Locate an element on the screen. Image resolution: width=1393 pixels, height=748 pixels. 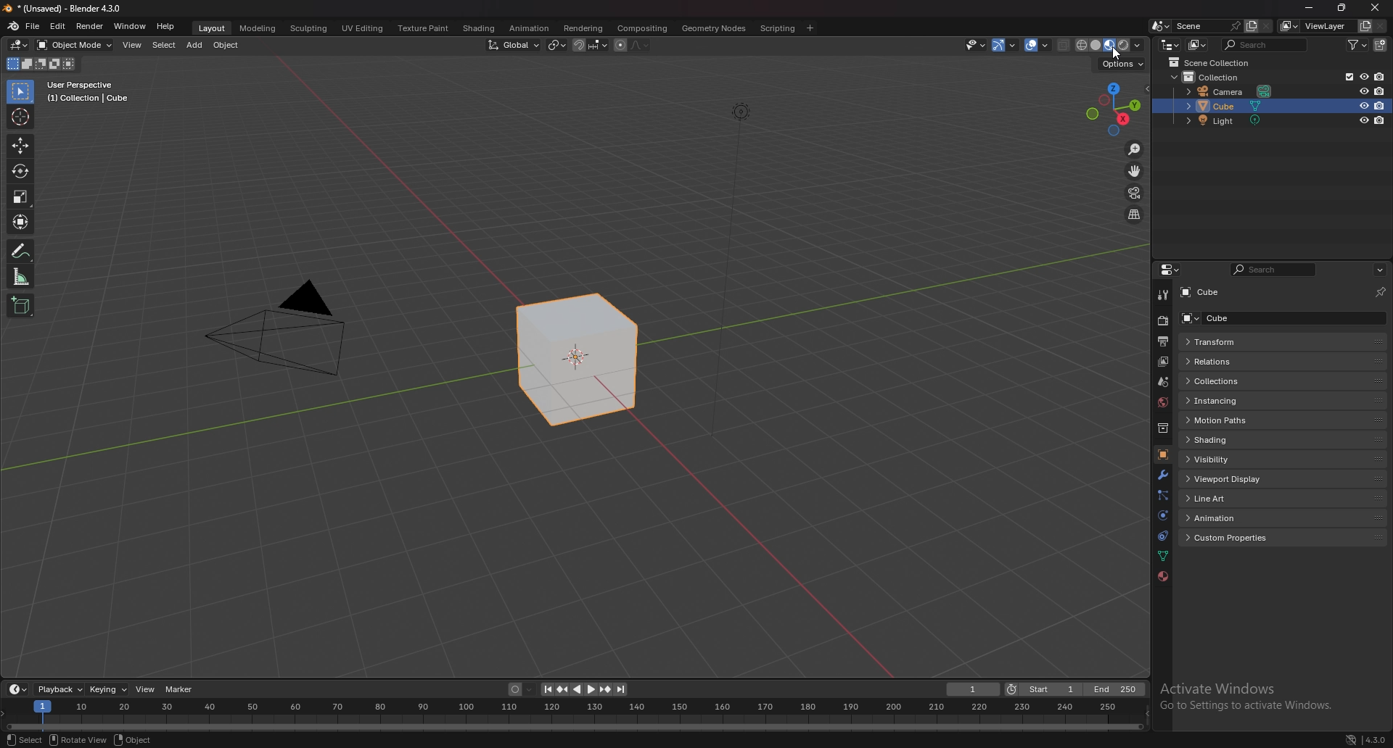
object is located at coordinates (134, 741).